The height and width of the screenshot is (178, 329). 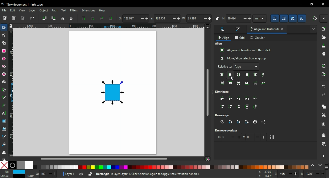 I want to click on layer, so click(x=32, y=11).